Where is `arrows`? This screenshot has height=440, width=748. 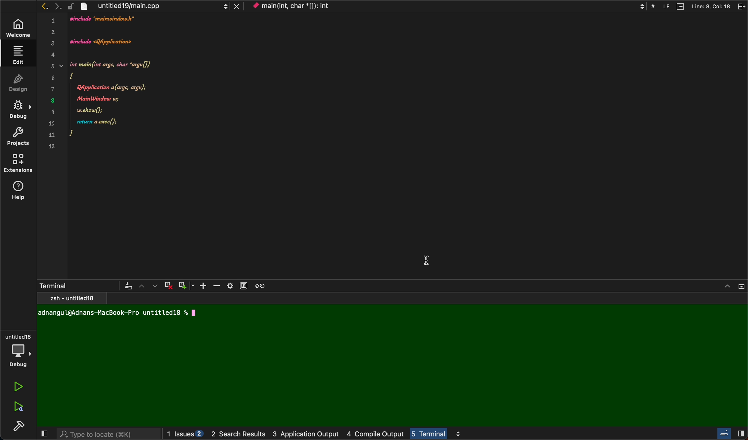 arrows is located at coordinates (51, 6).